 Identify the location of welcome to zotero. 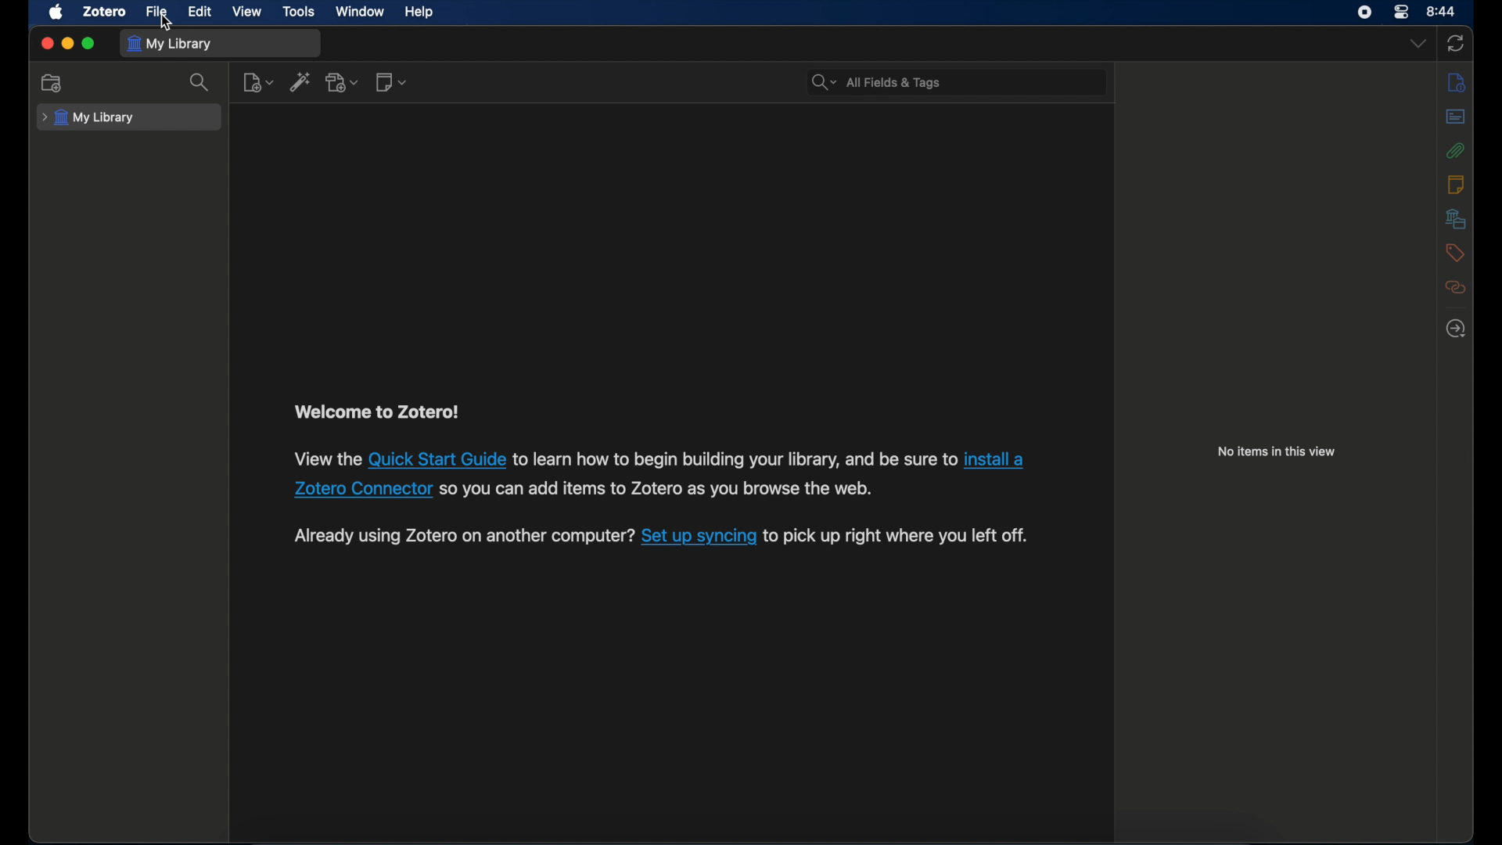
(379, 413).